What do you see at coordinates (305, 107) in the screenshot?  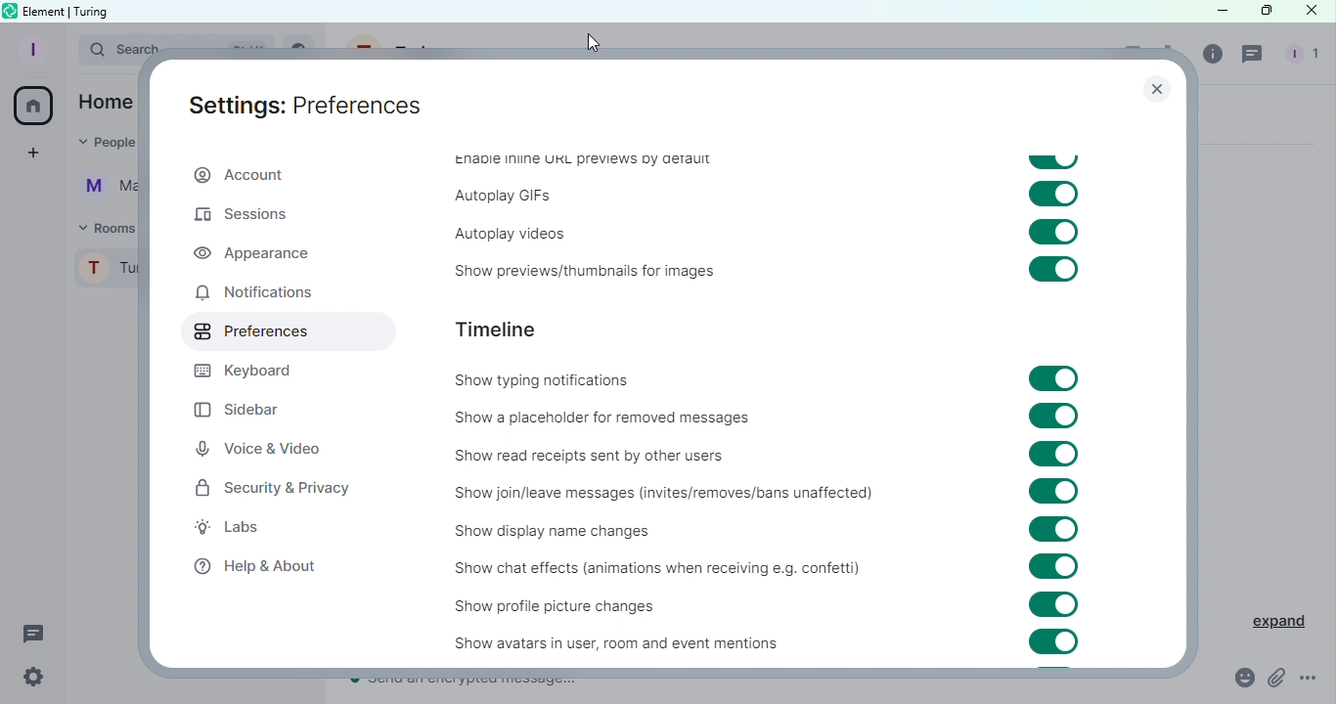 I see `Settings: Preferences` at bounding box center [305, 107].